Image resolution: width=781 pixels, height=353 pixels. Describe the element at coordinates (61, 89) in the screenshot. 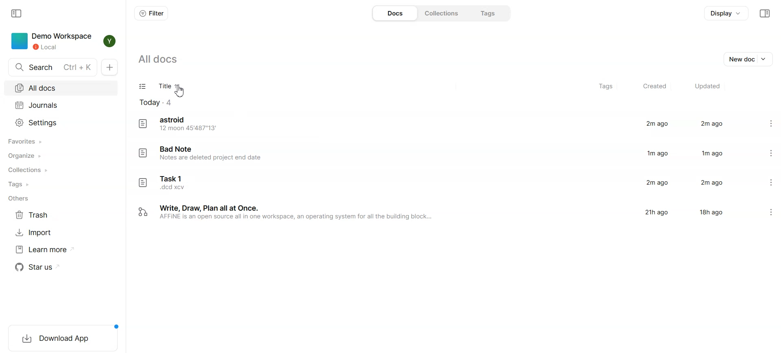

I see `All docs` at that location.